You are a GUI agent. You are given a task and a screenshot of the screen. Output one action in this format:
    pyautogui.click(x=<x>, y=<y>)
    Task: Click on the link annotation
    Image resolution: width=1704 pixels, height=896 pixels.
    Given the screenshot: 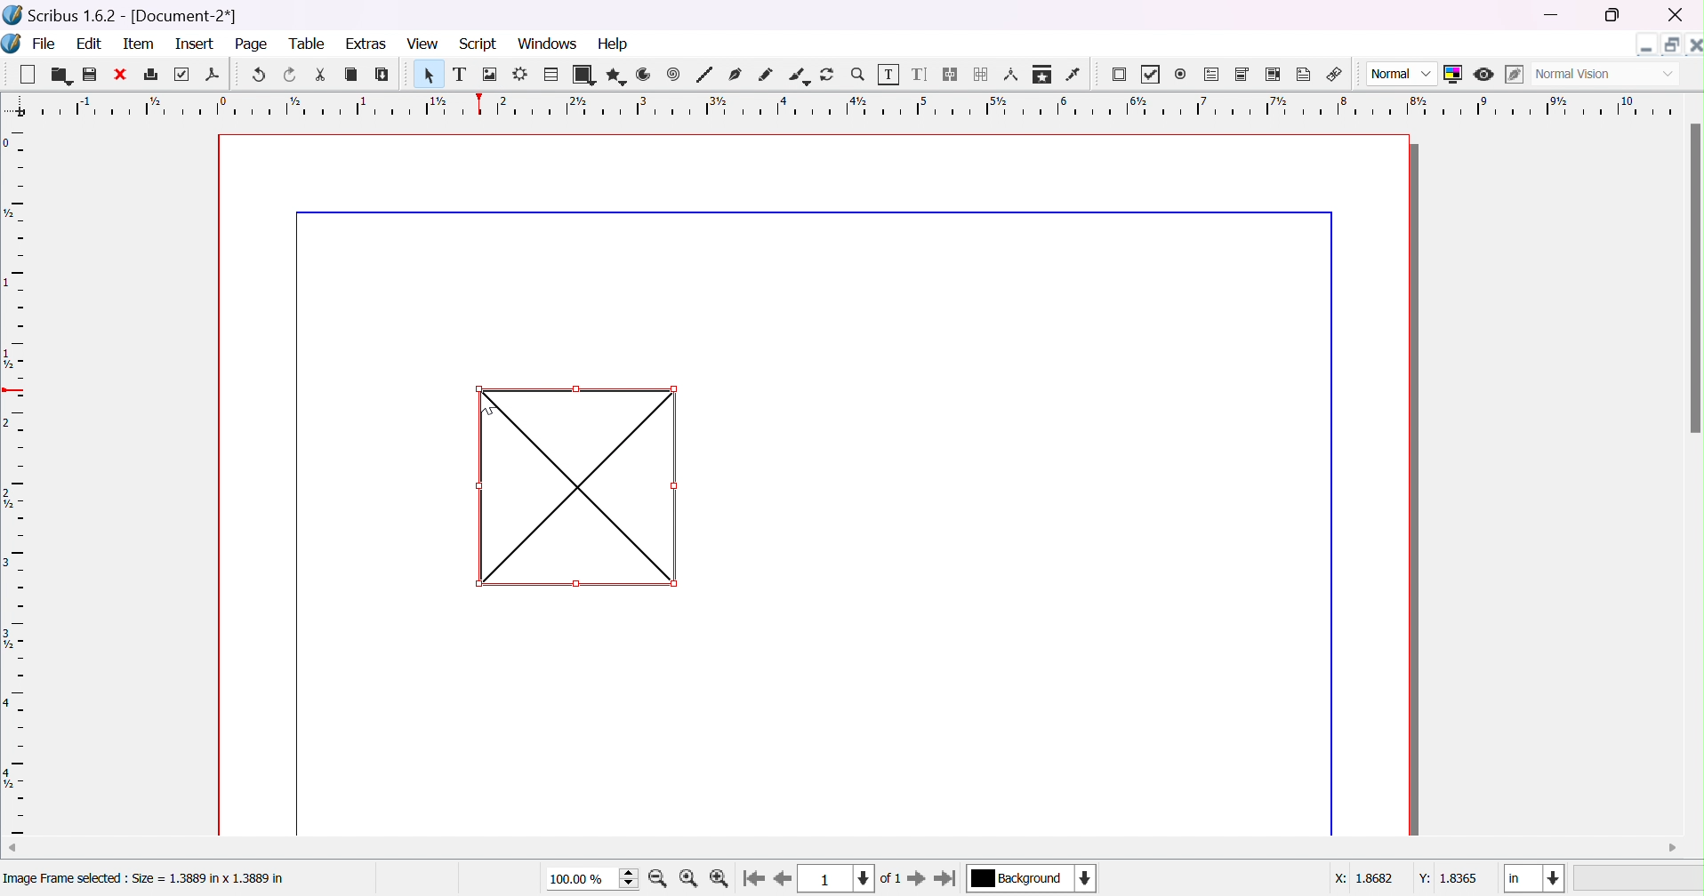 What is the action you would take?
    pyautogui.click(x=1335, y=72)
    